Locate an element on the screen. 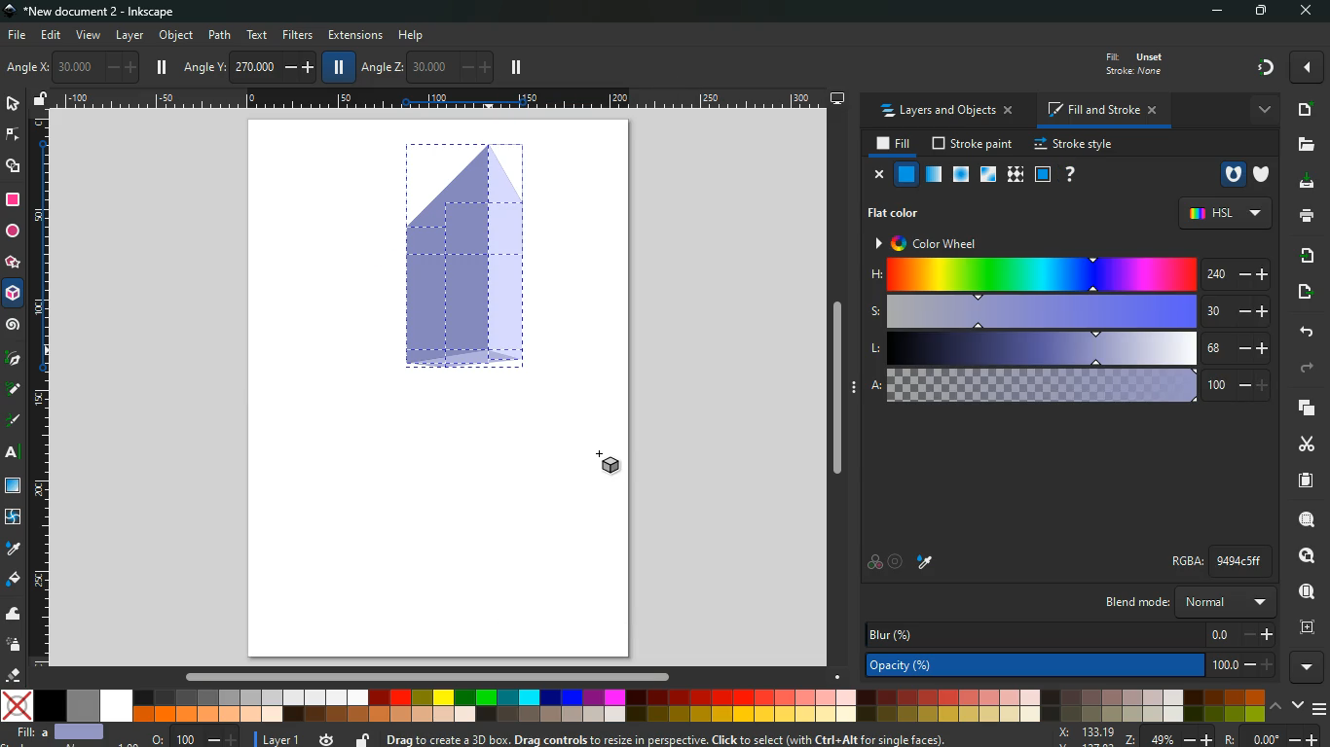  unlock is located at coordinates (362, 739).